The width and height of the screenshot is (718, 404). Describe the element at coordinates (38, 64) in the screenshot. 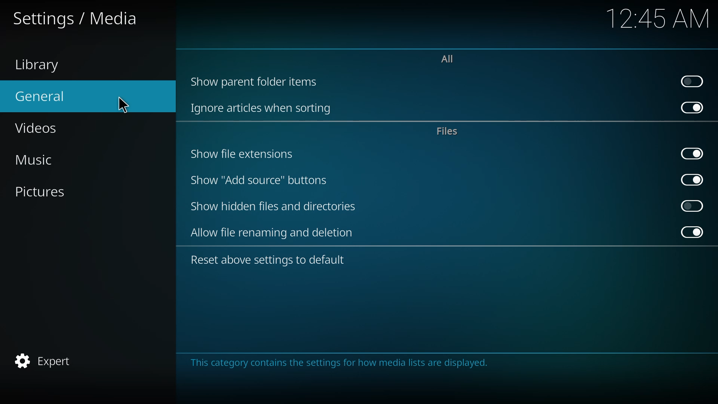

I see `library` at that location.